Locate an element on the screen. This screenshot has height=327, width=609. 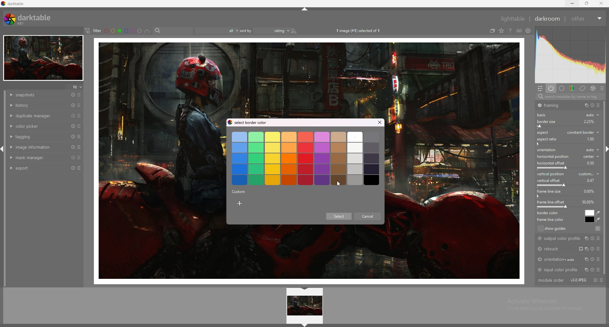
color picker is located at coordinates (38, 125).